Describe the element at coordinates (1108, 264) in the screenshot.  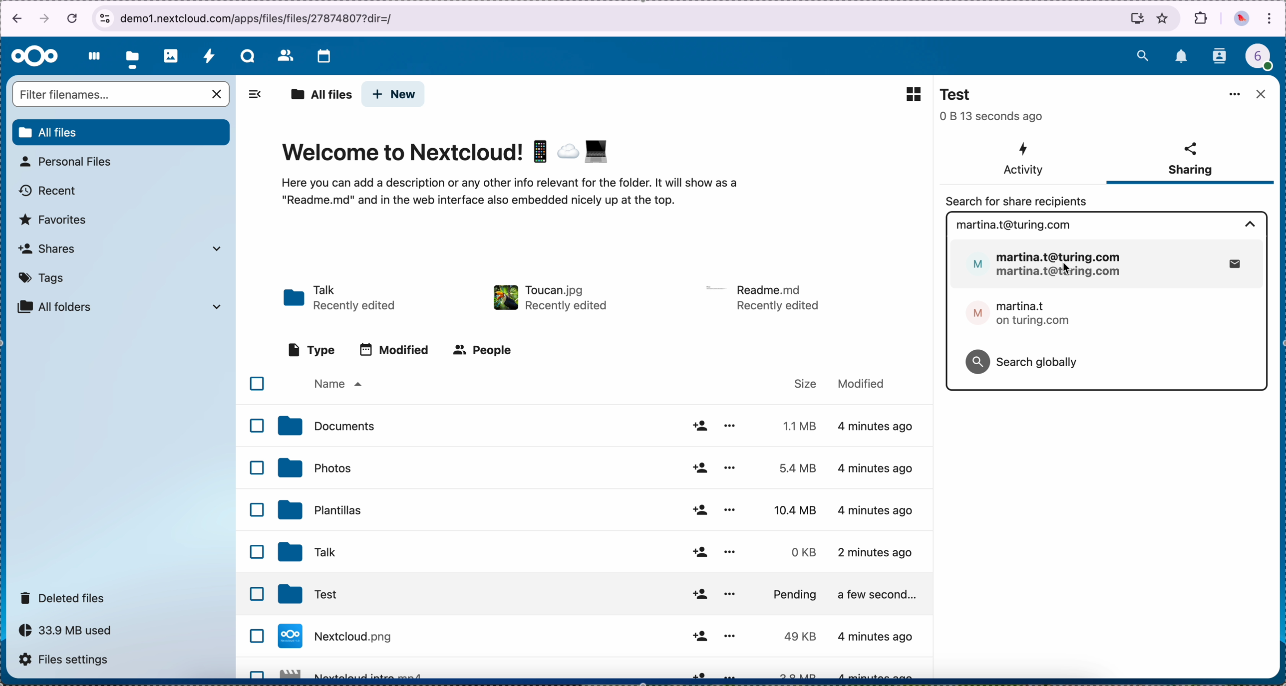
I see `mail` at that location.